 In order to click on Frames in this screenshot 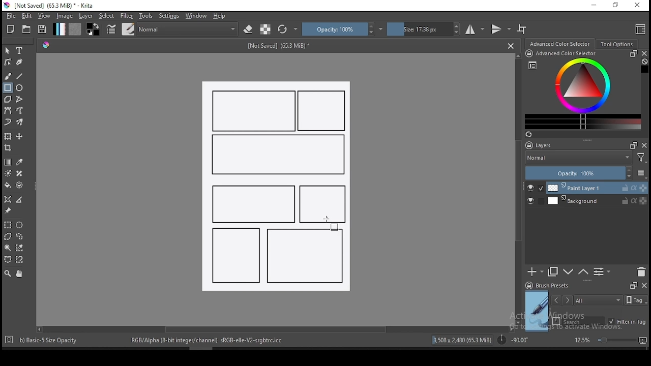, I will do `click(631, 145)`.